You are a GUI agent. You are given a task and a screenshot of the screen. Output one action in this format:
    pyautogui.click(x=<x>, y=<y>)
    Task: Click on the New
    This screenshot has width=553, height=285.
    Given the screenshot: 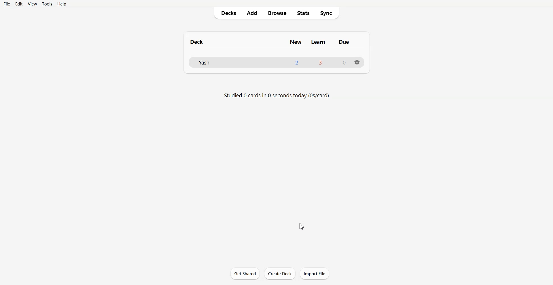 What is the action you would take?
    pyautogui.click(x=296, y=42)
    